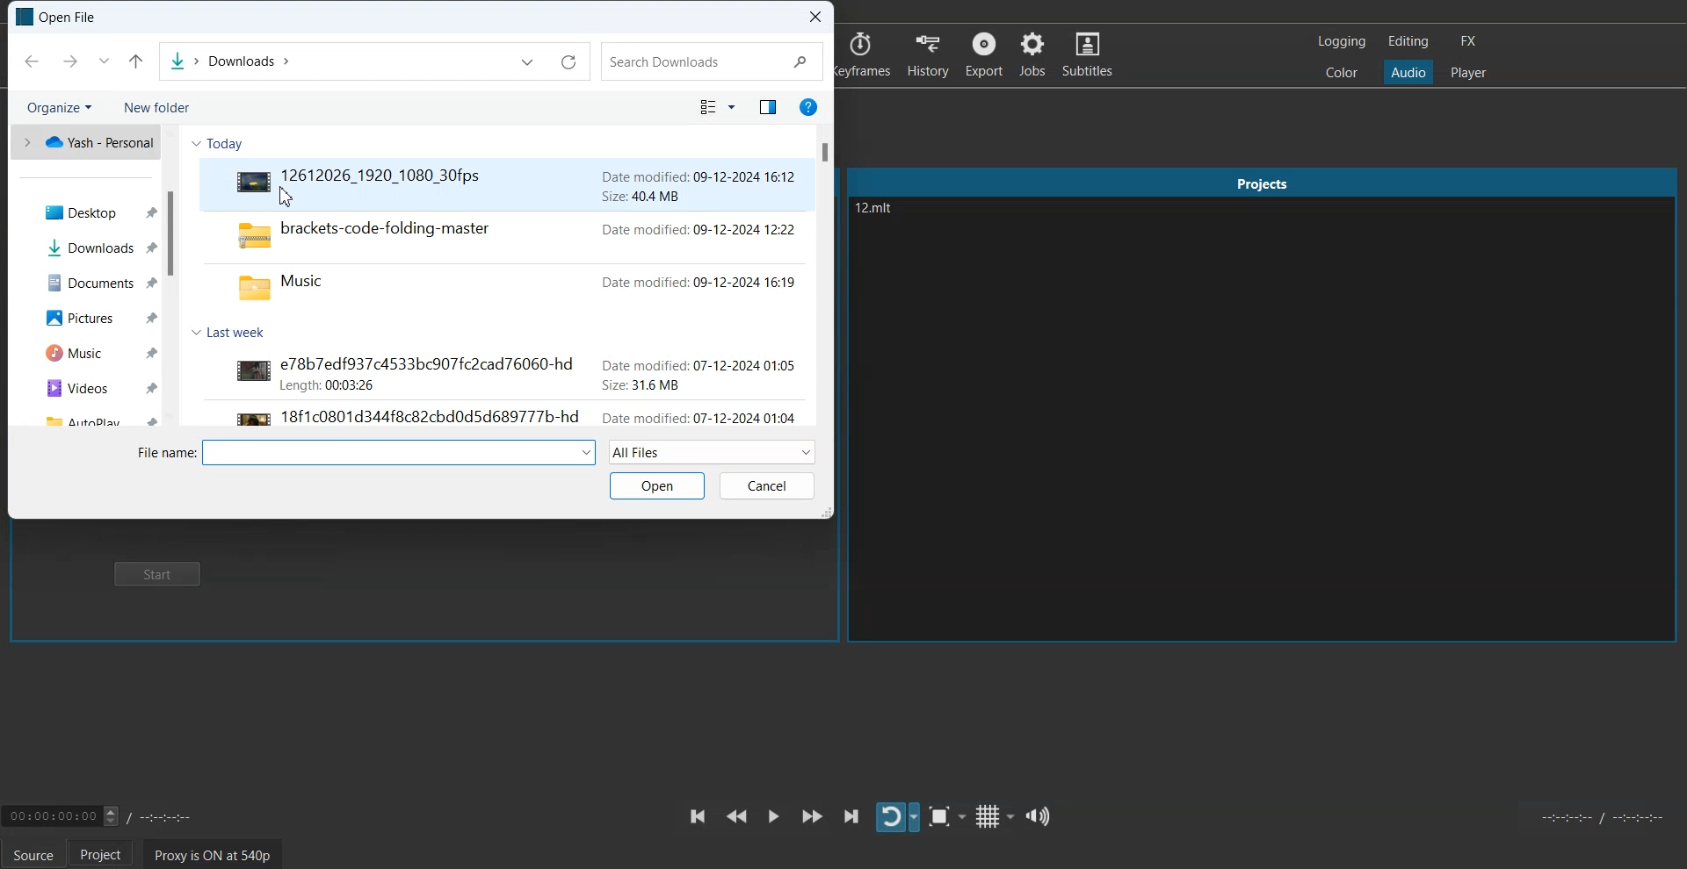 The image size is (1687, 869). I want to click on Pictures, so click(85, 316).